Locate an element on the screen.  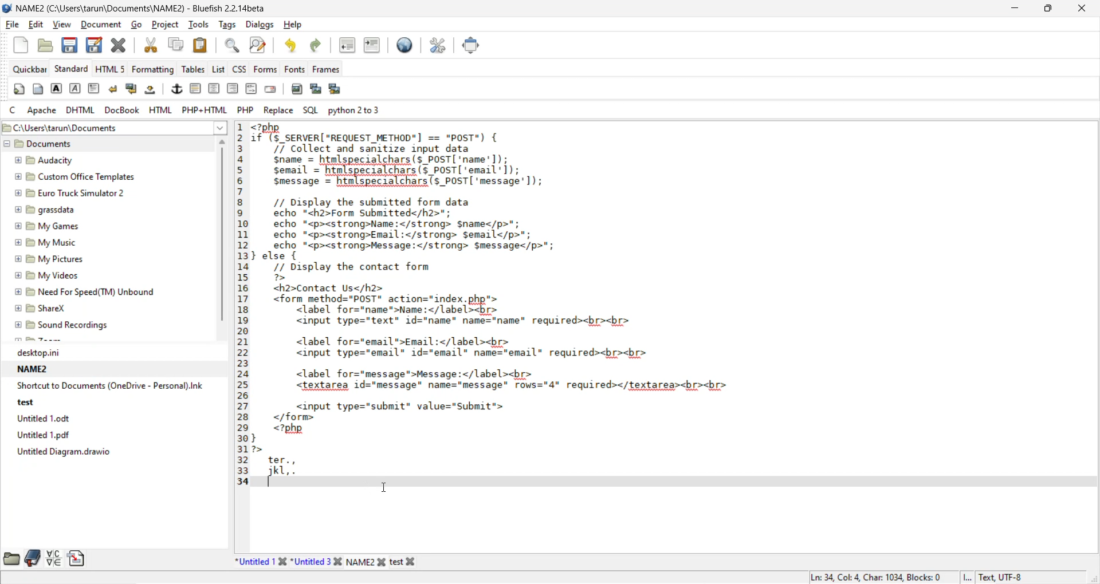
Line Number is located at coordinates (241, 304).